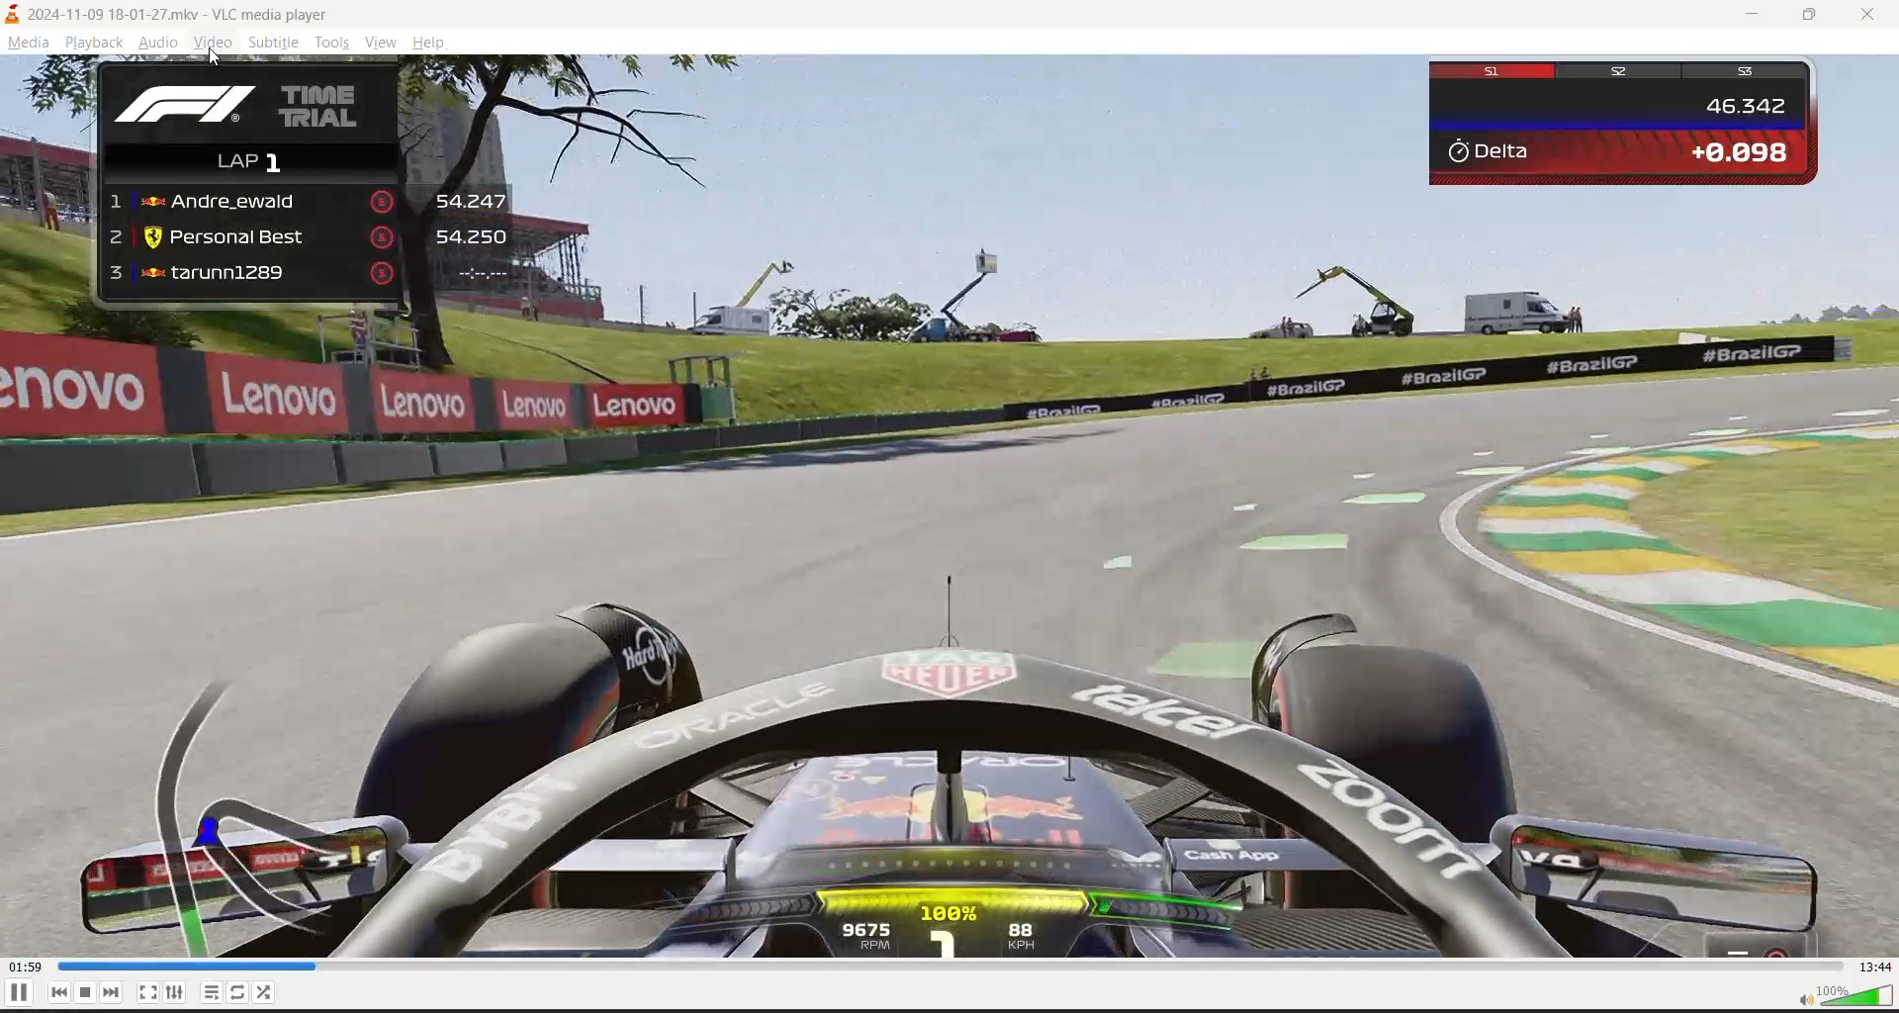 The height and width of the screenshot is (1013, 1899). What do you see at coordinates (384, 45) in the screenshot?
I see `view` at bounding box center [384, 45].